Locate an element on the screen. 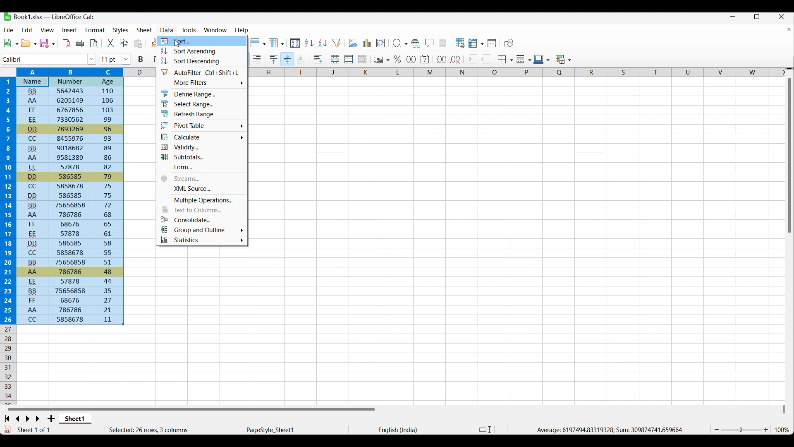 This screenshot has width=794, height=447. Current selection highlighted is located at coordinates (63, 196).